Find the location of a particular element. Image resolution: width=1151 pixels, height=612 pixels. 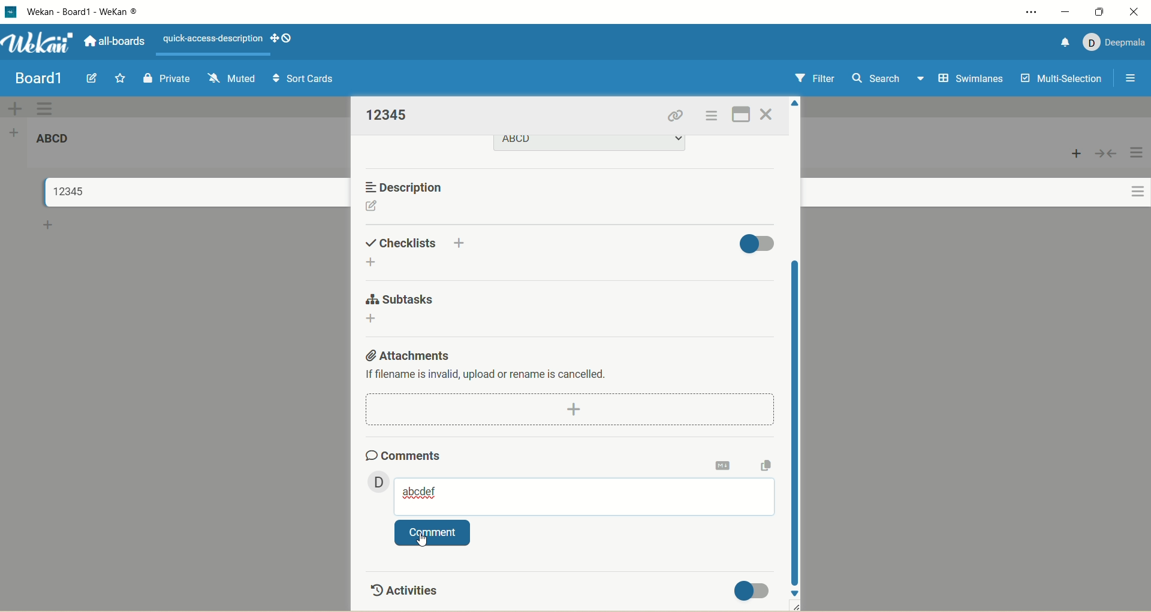

maximize is located at coordinates (1101, 11).